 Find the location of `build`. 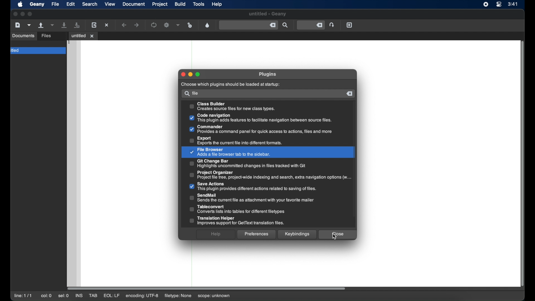

build is located at coordinates (180, 4).